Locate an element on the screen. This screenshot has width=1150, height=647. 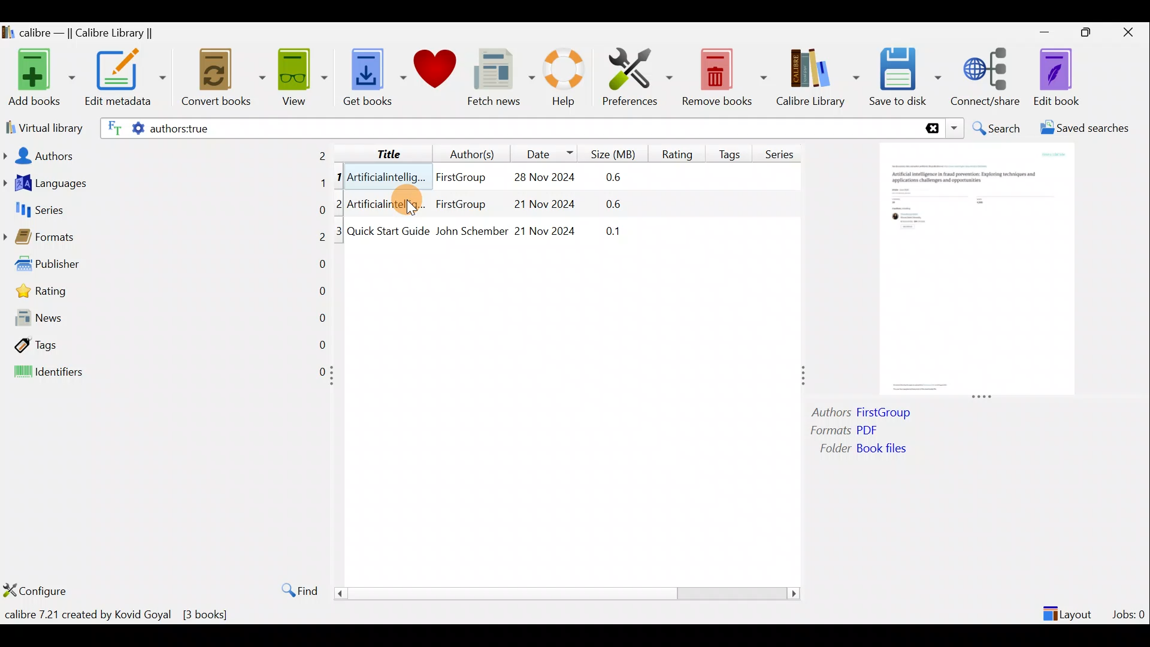
3 is located at coordinates (340, 231).